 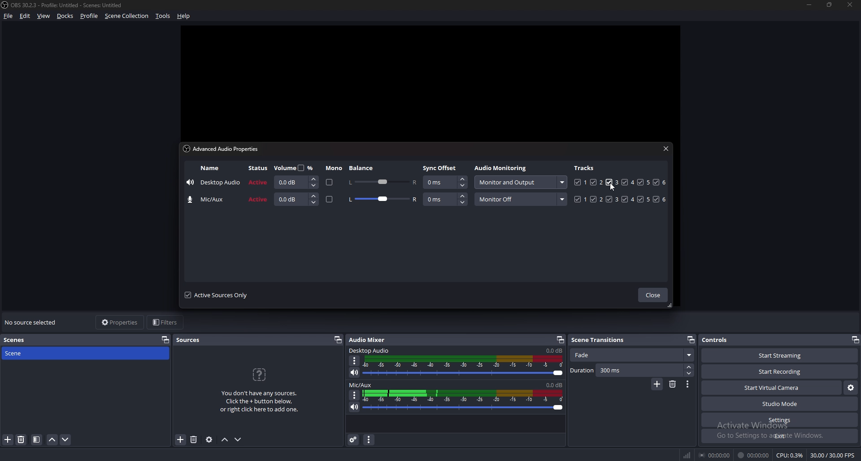 What do you see at coordinates (195, 439) in the screenshot?
I see `delete source` at bounding box center [195, 439].